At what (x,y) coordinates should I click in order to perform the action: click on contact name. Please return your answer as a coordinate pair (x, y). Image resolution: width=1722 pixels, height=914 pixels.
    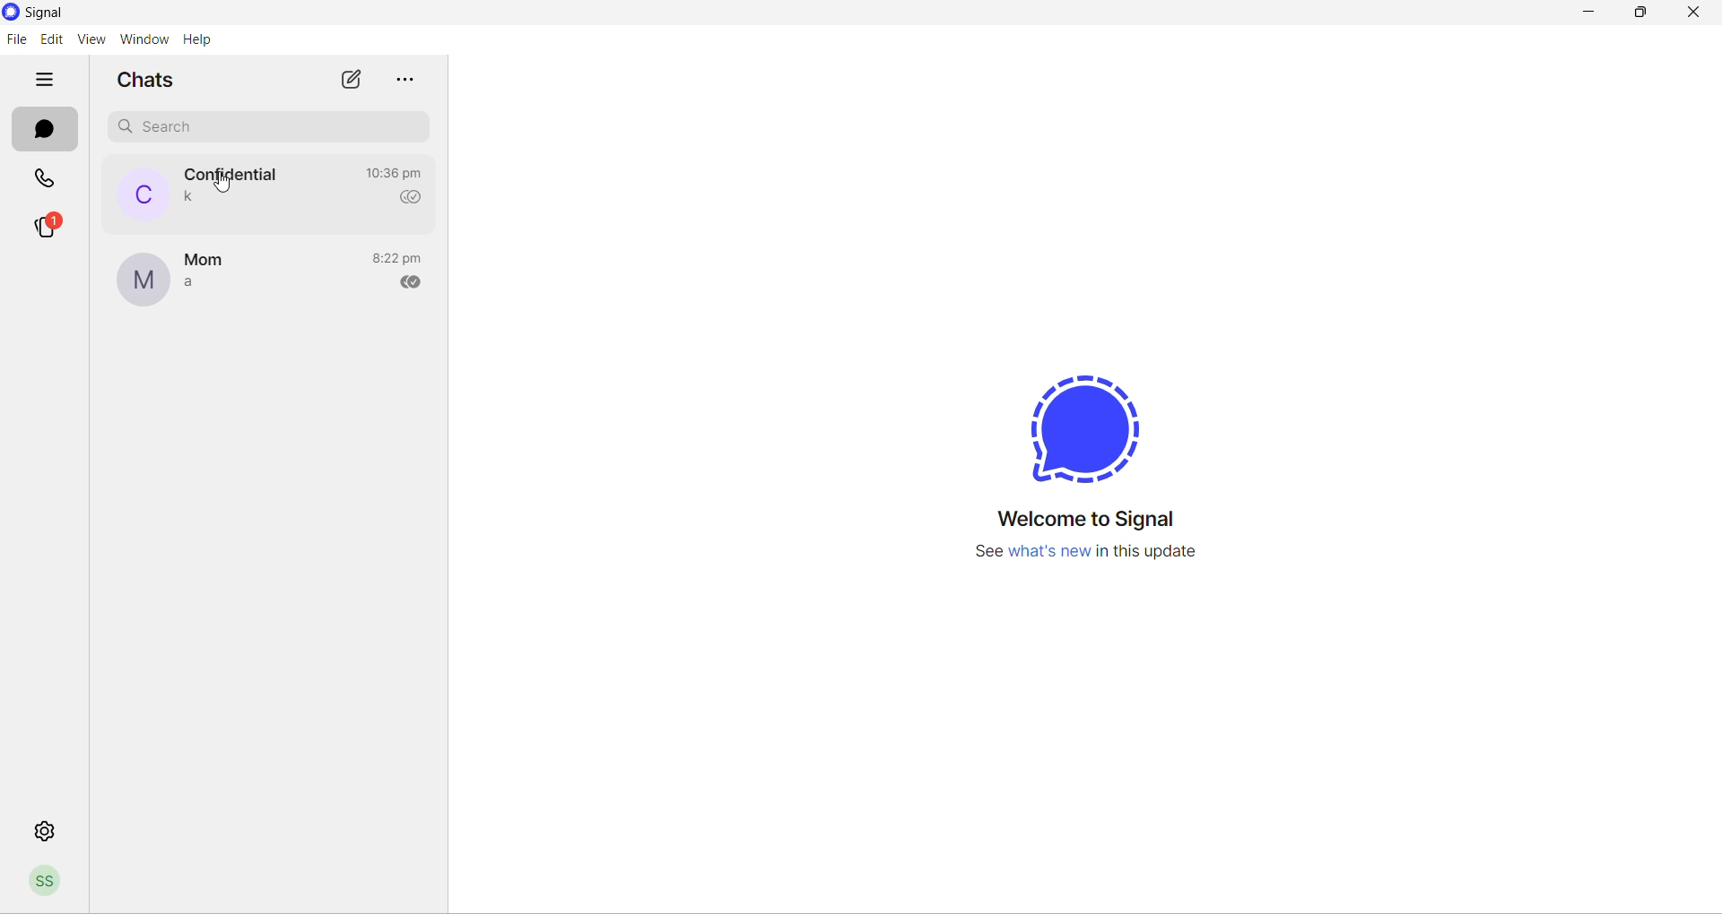
    Looking at the image, I should click on (235, 175).